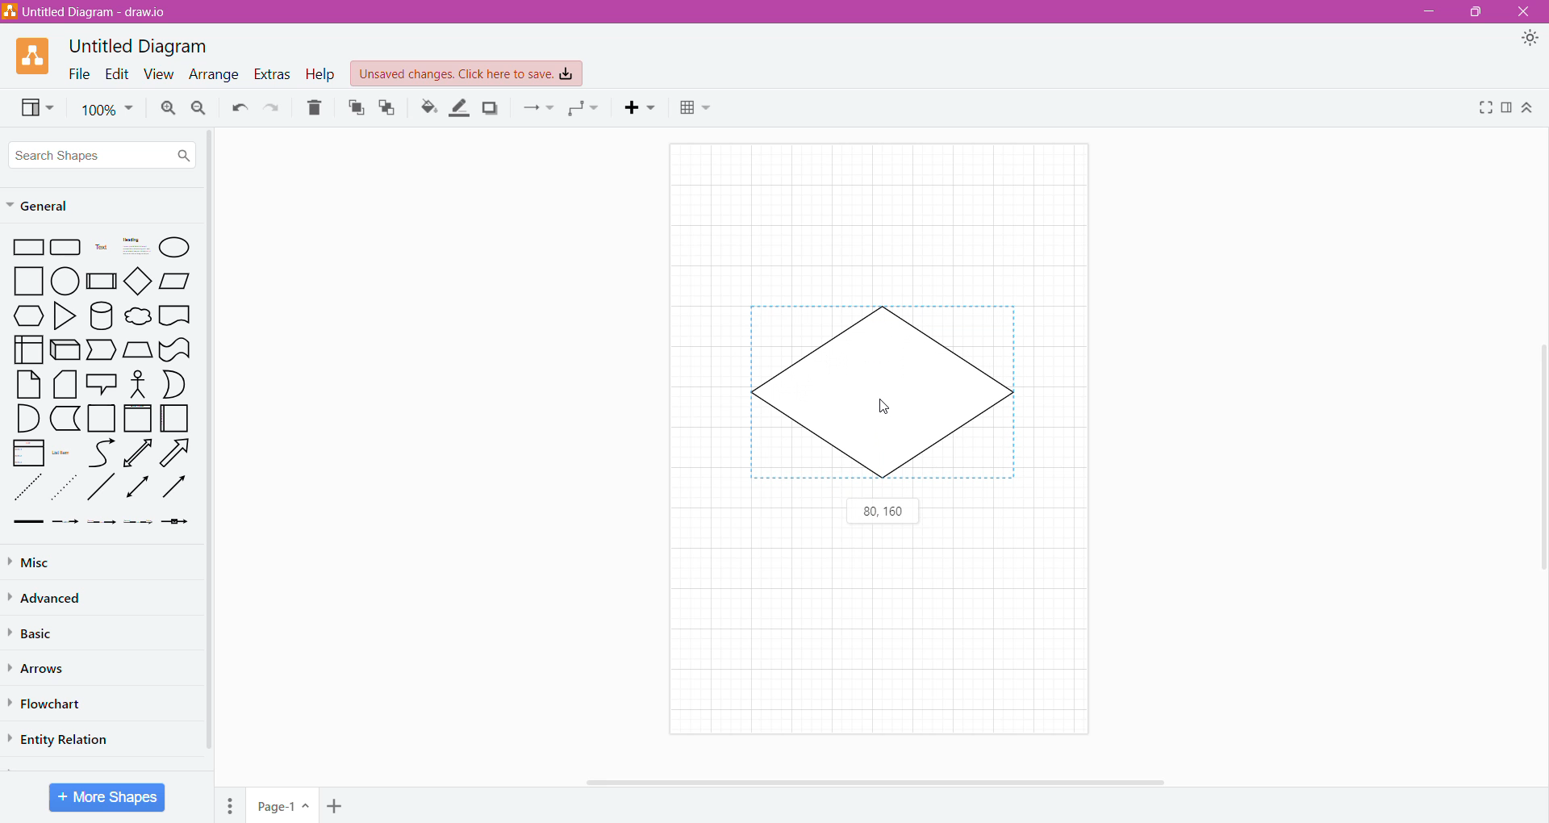  I want to click on Or, so click(175, 384).